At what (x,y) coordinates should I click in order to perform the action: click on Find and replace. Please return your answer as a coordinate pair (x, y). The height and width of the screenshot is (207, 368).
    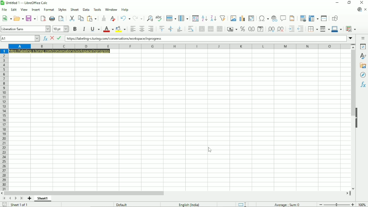
    Looking at the image, I should click on (150, 18).